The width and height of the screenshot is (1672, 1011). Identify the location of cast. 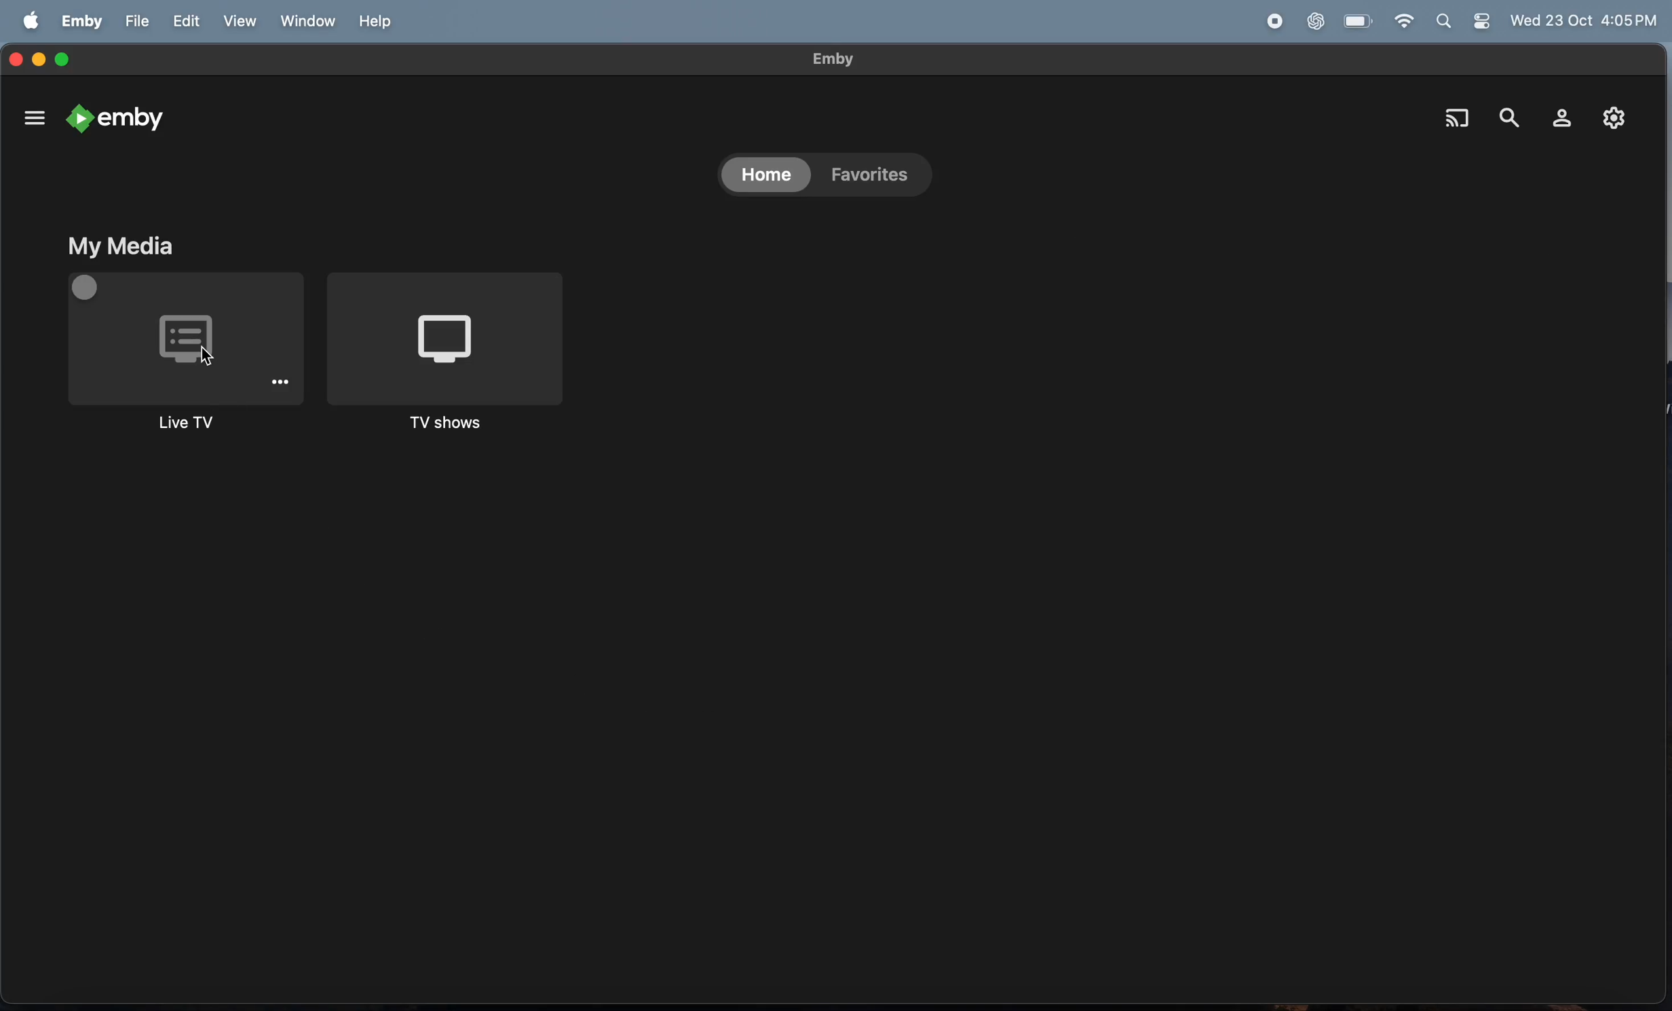
(1458, 119).